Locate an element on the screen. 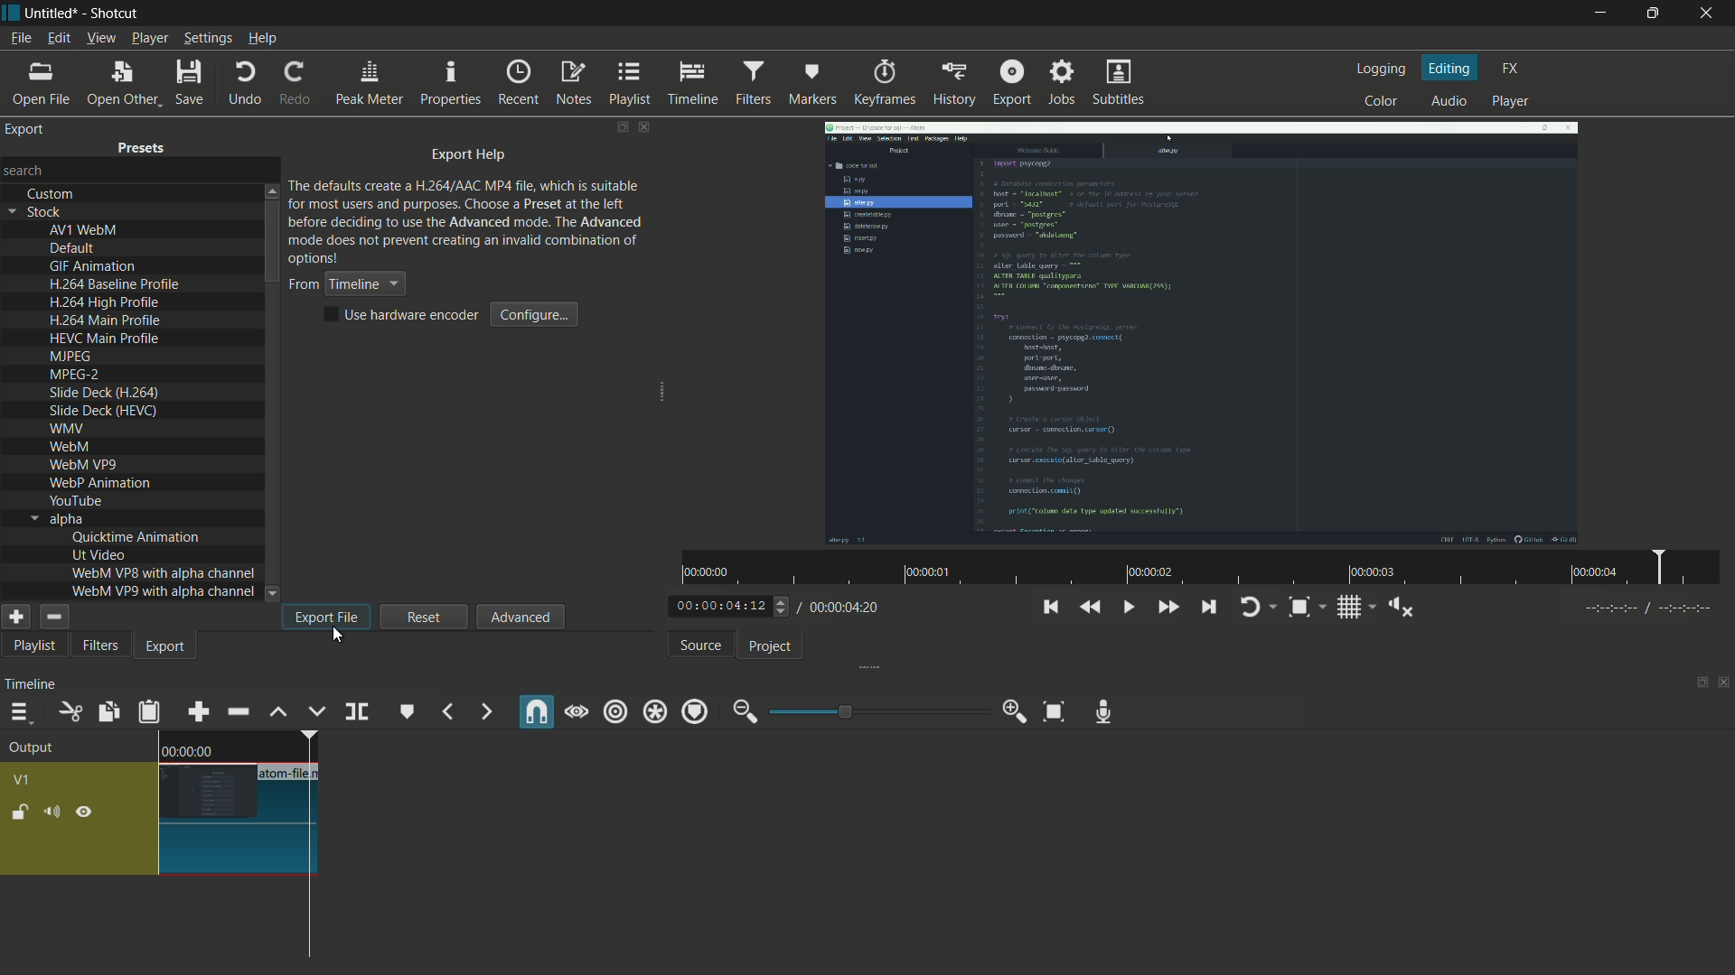  wmv is located at coordinates (66, 430).